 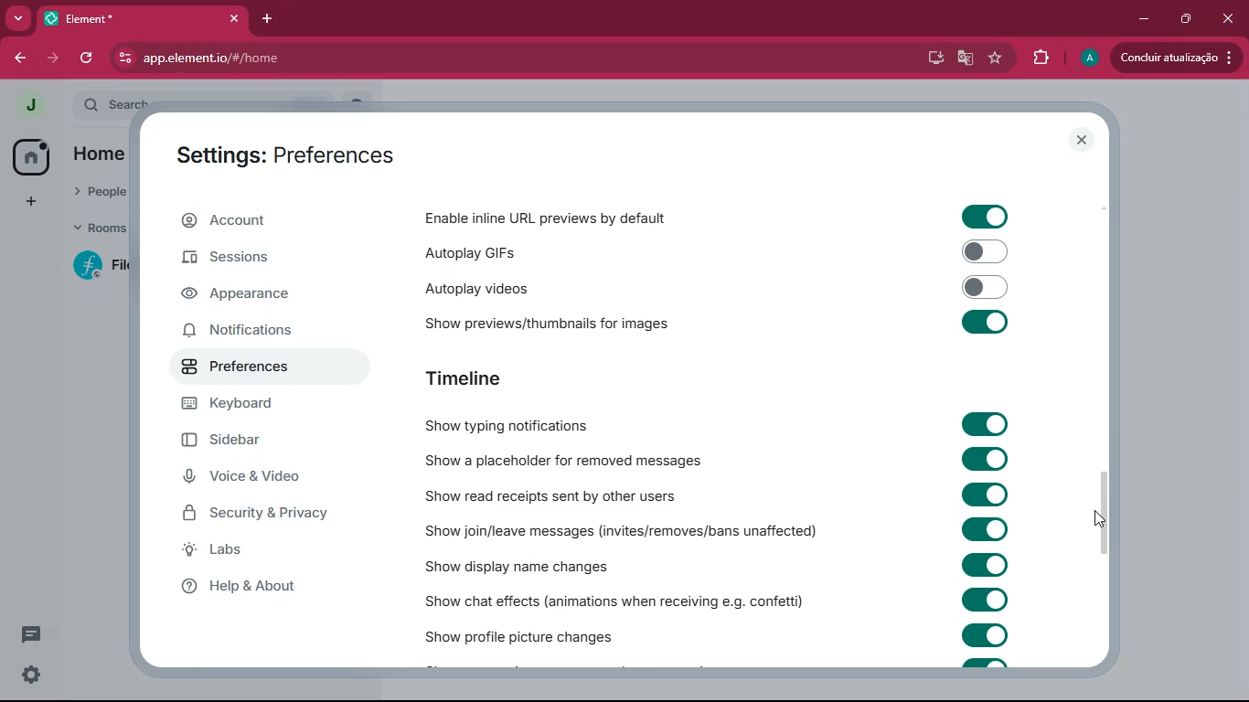 What do you see at coordinates (19, 19) in the screenshot?
I see `more` at bounding box center [19, 19].